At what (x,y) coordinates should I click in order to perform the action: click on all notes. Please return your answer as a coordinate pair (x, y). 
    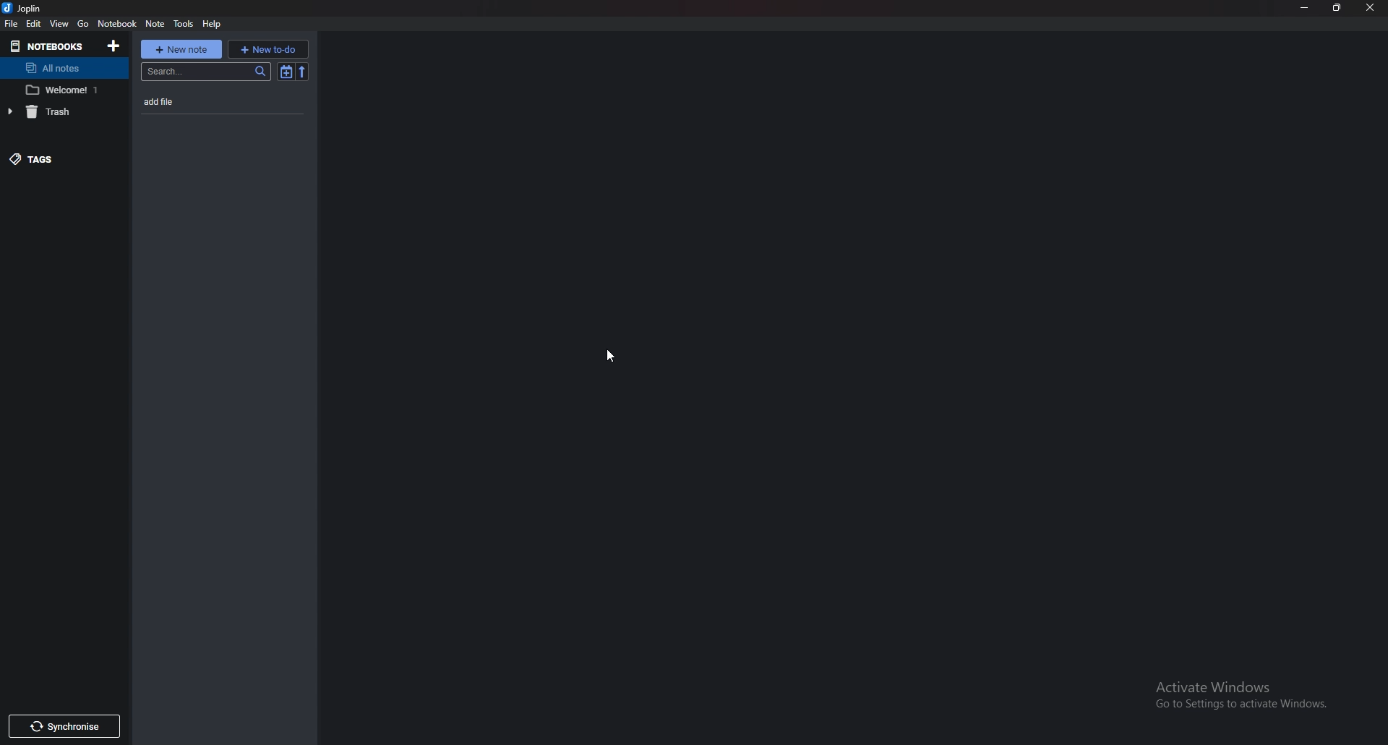
    Looking at the image, I should click on (65, 68).